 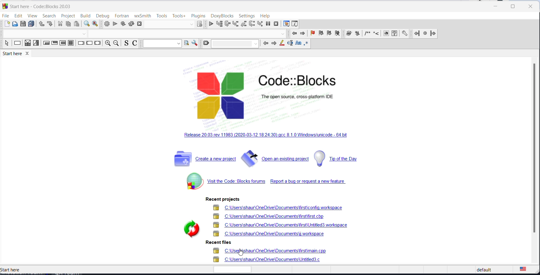 I want to click on scrollbar, so click(x=535, y=151).